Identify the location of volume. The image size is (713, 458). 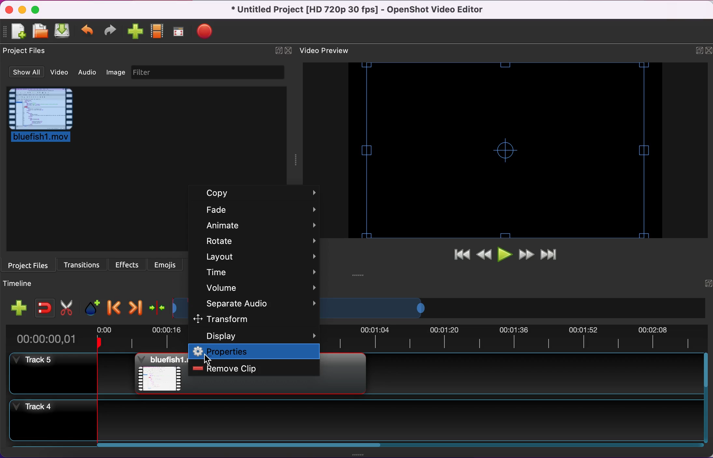
(261, 288).